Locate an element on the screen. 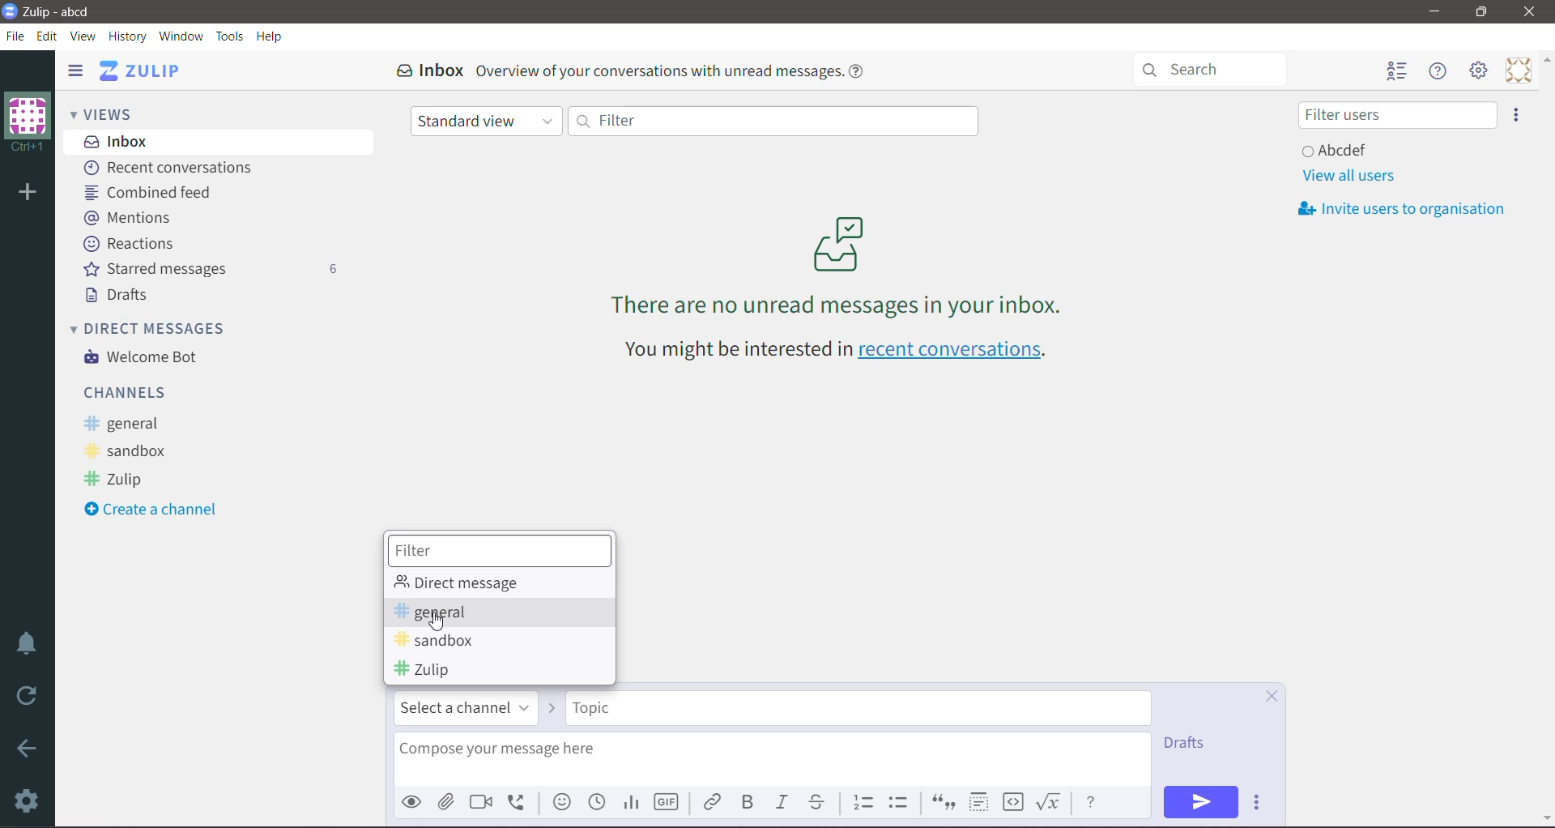  You might be interested in recent conversations - Click link to open recent conversations is located at coordinates (840, 352).